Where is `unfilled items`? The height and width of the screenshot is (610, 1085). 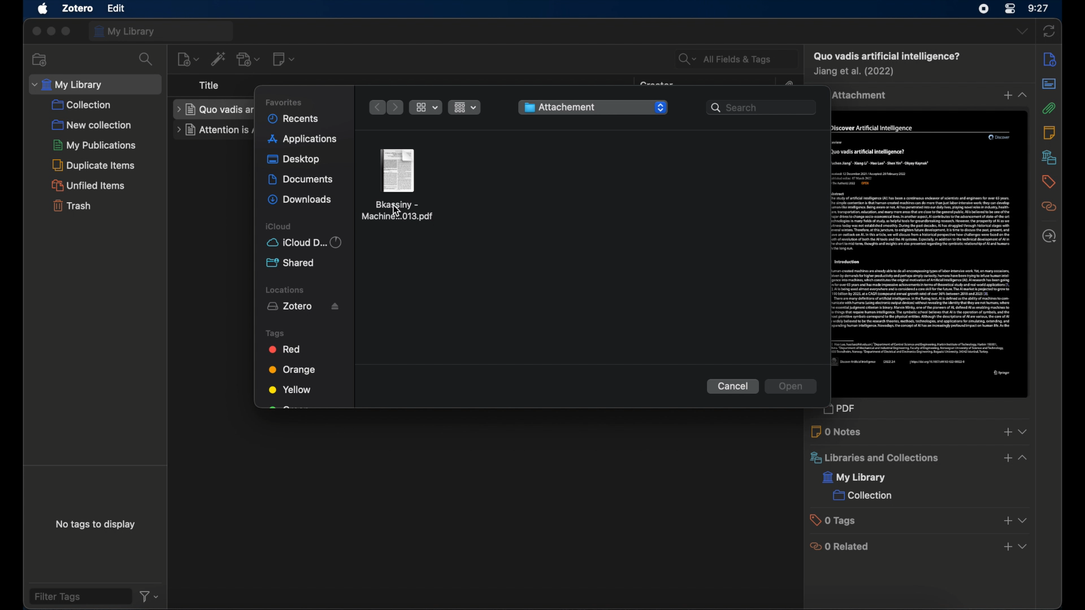
unfilled items is located at coordinates (90, 185).